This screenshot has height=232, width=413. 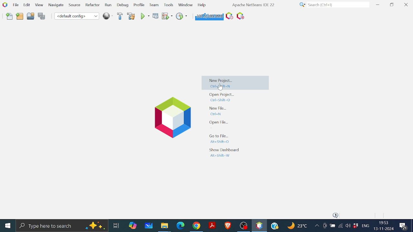 What do you see at coordinates (253, 5) in the screenshot?
I see `software information` at bounding box center [253, 5].